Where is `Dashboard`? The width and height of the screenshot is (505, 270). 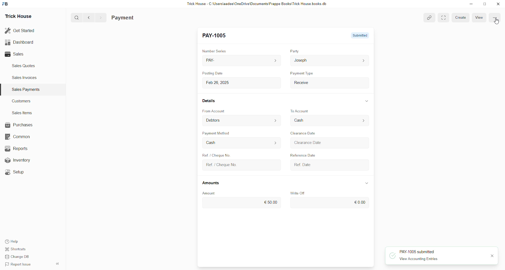 Dashboard is located at coordinates (19, 43).